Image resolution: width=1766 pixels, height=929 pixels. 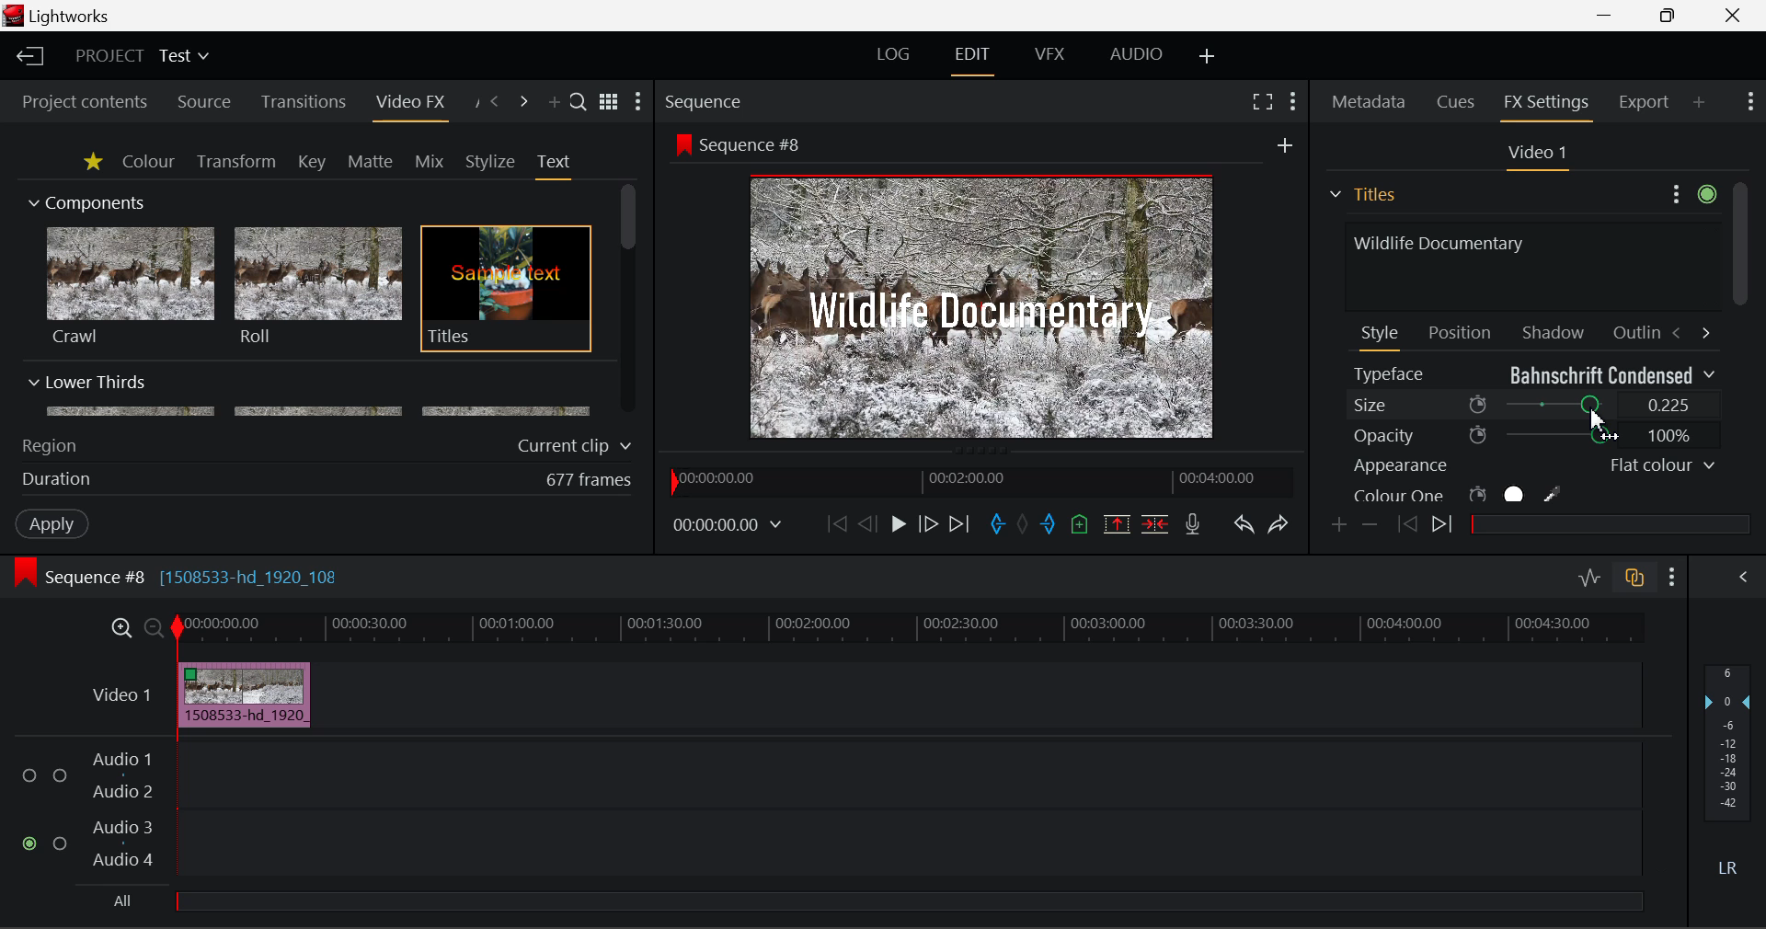 I want to click on Shadow, so click(x=1554, y=328).